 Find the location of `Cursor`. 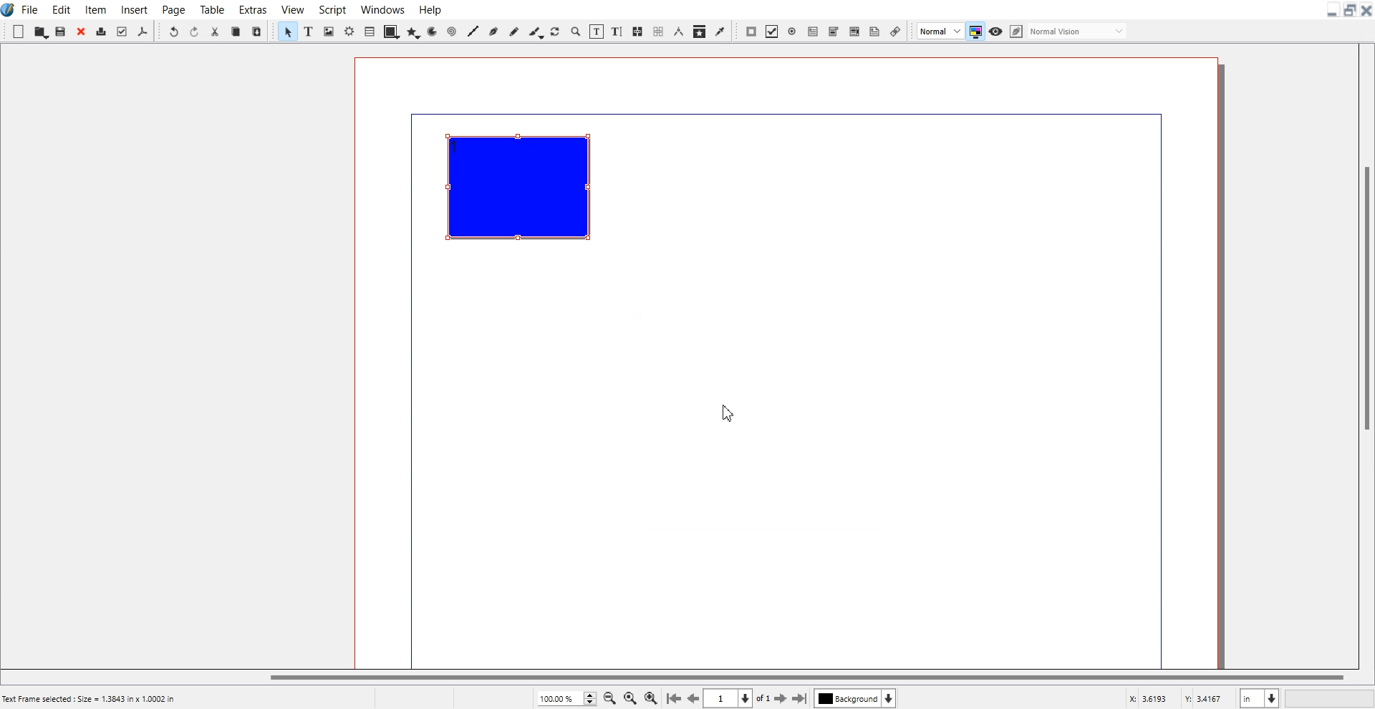

Cursor is located at coordinates (729, 412).